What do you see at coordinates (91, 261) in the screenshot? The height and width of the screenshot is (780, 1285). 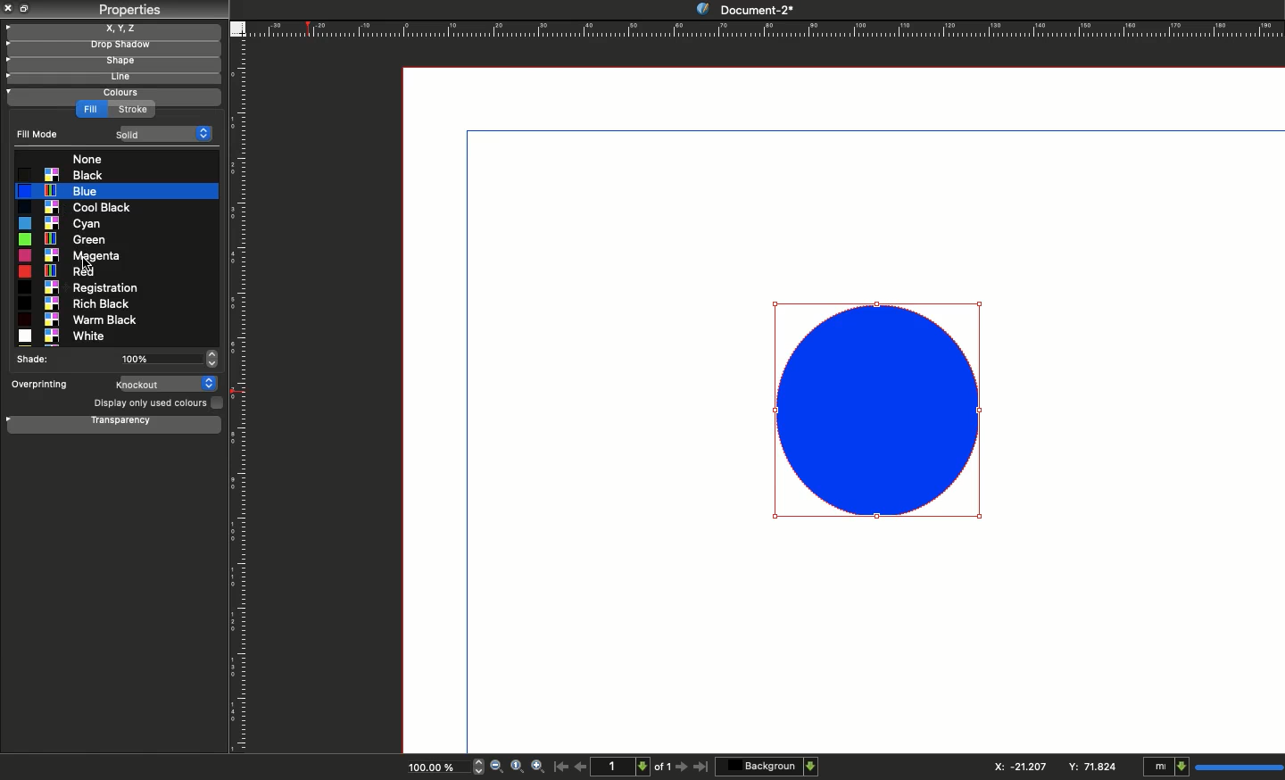 I see `cursor` at bounding box center [91, 261].